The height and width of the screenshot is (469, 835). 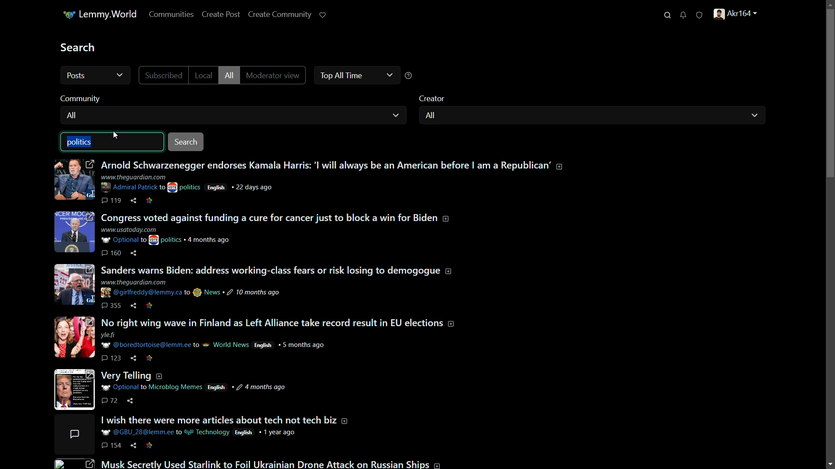 I want to click on support lemmy.world, so click(x=324, y=15).